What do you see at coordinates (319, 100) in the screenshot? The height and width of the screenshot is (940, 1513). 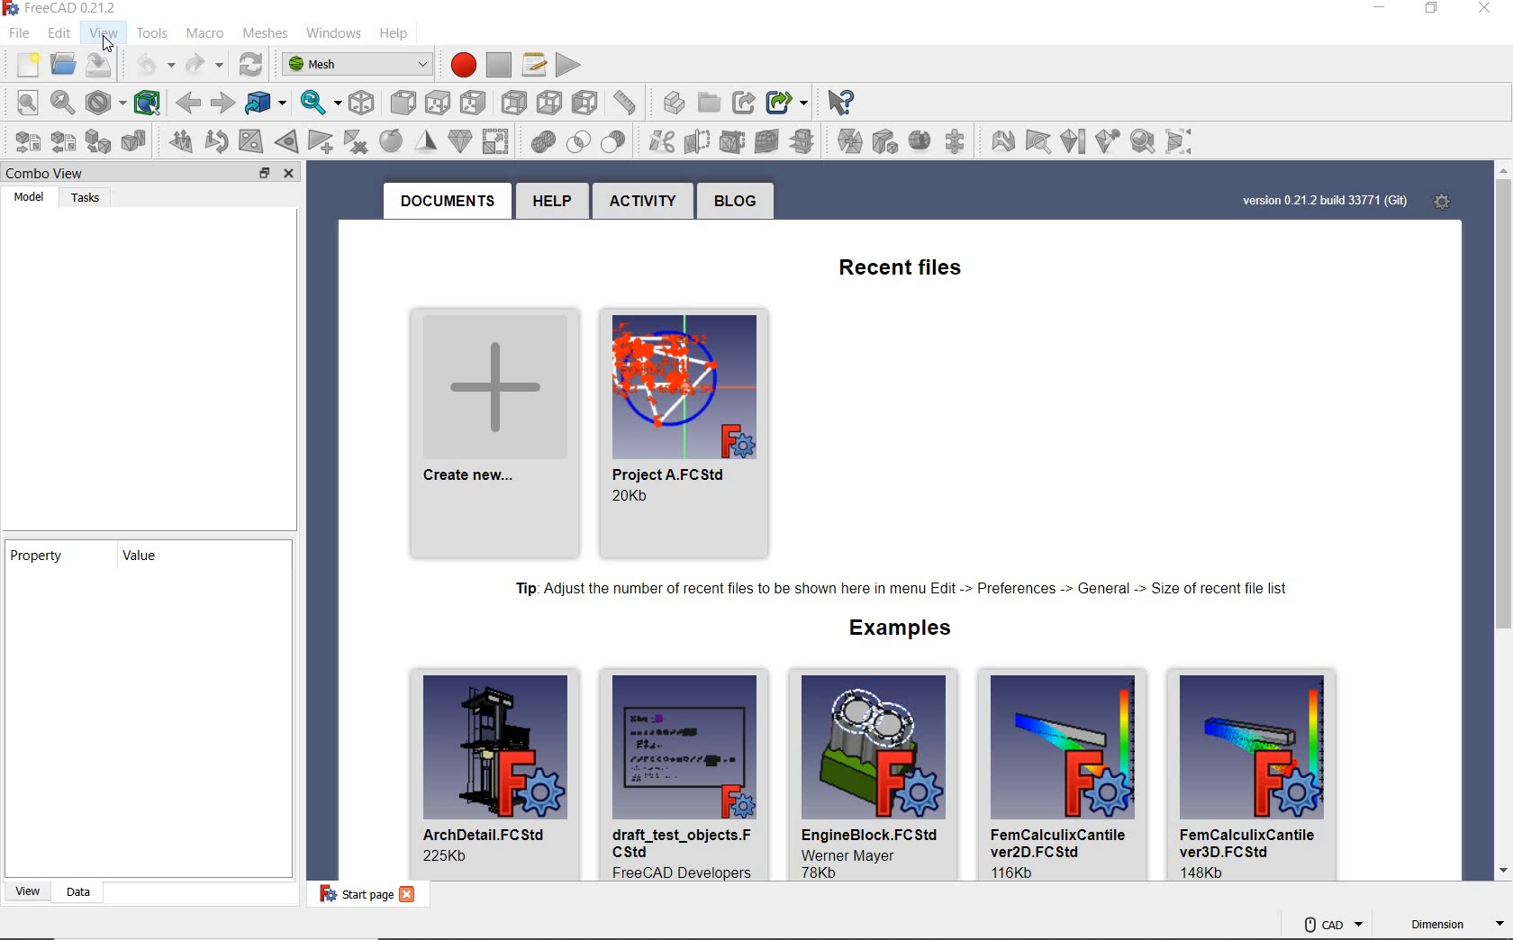 I see `sync view` at bounding box center [319, 100].